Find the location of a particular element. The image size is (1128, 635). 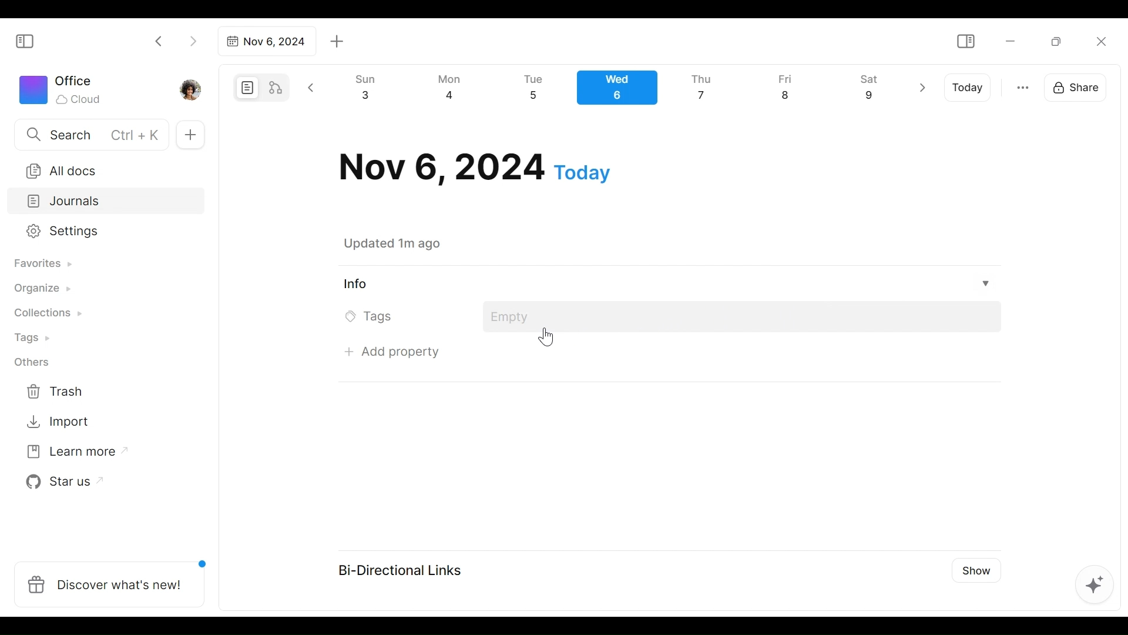

Favorites is located at coordinates (42, 264).